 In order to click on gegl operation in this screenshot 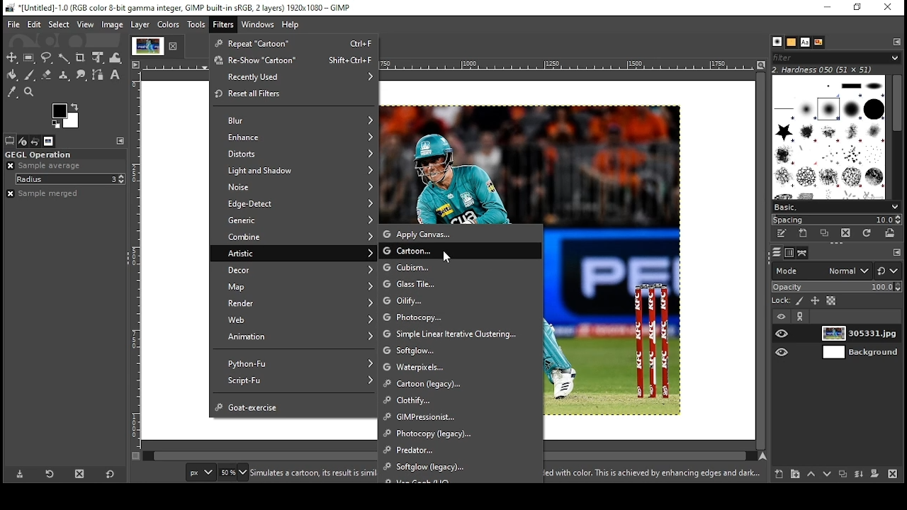, I will do `click(39, 154)`.